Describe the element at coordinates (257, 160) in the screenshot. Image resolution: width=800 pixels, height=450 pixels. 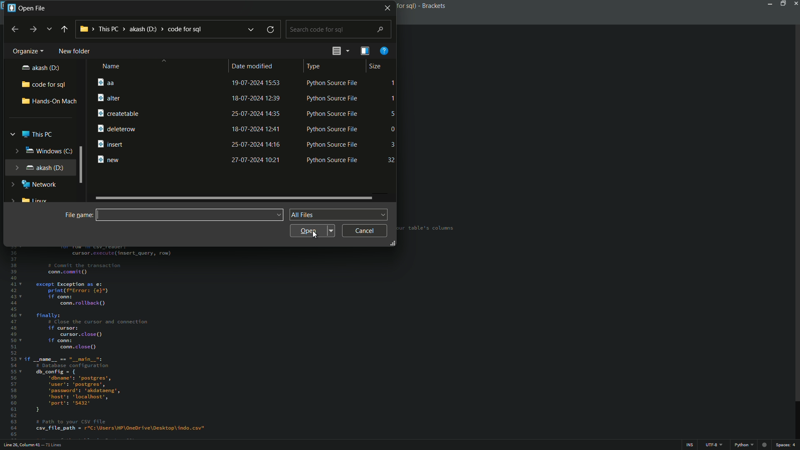
I see `27-07-2024 10:21` at that location.